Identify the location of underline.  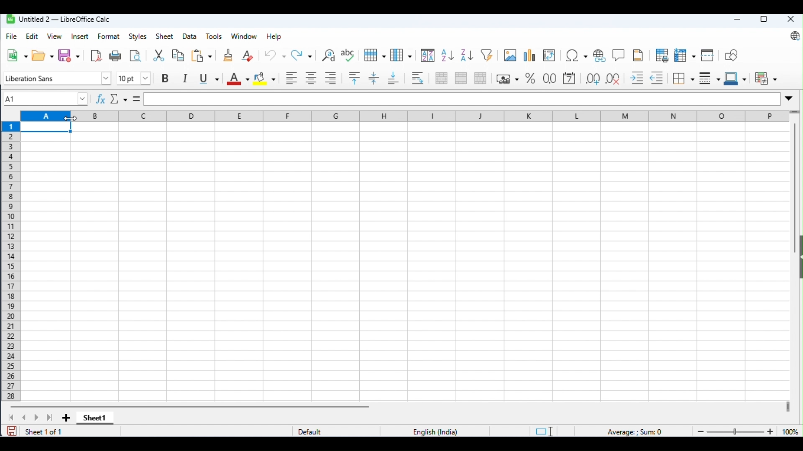
(209, 77).